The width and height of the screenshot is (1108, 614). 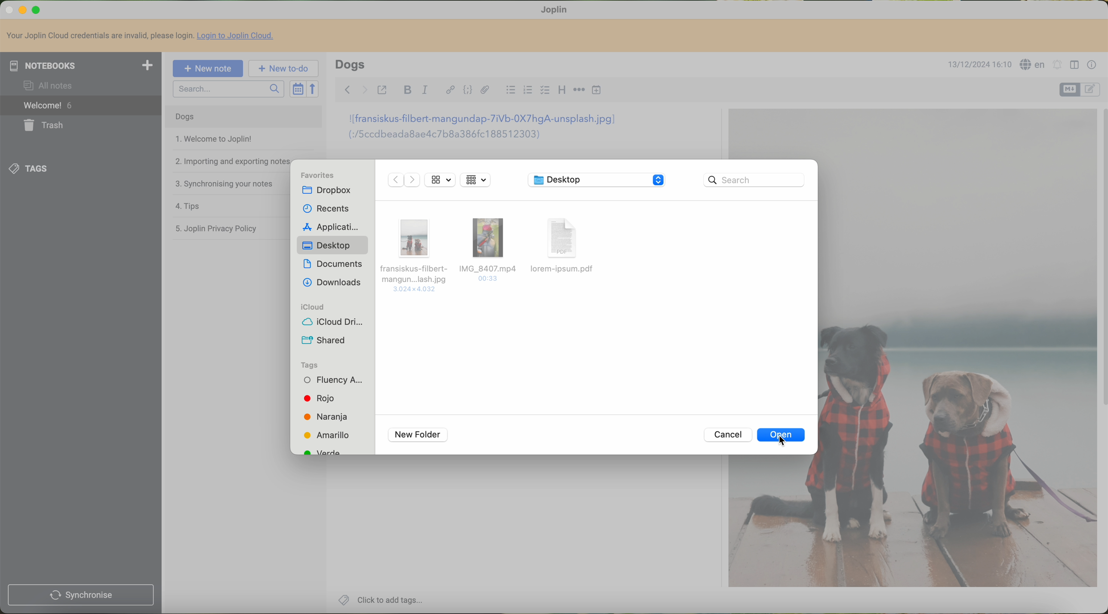 I want to click on horizontal rule, so click(x=578, y=92).